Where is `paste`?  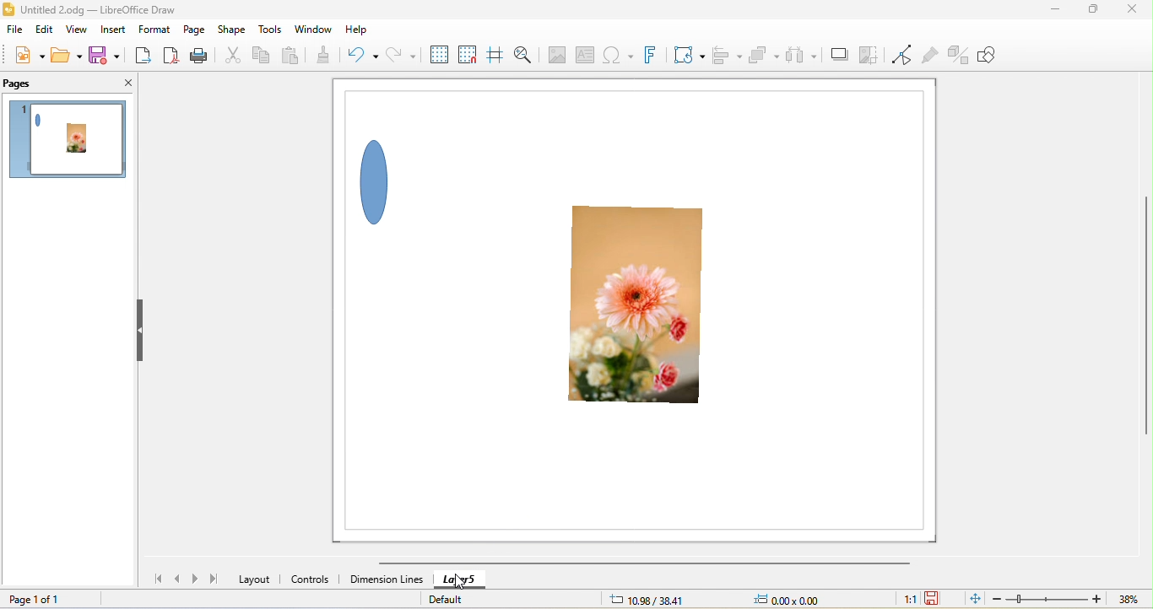
paste is located at coordinates (294, 53).